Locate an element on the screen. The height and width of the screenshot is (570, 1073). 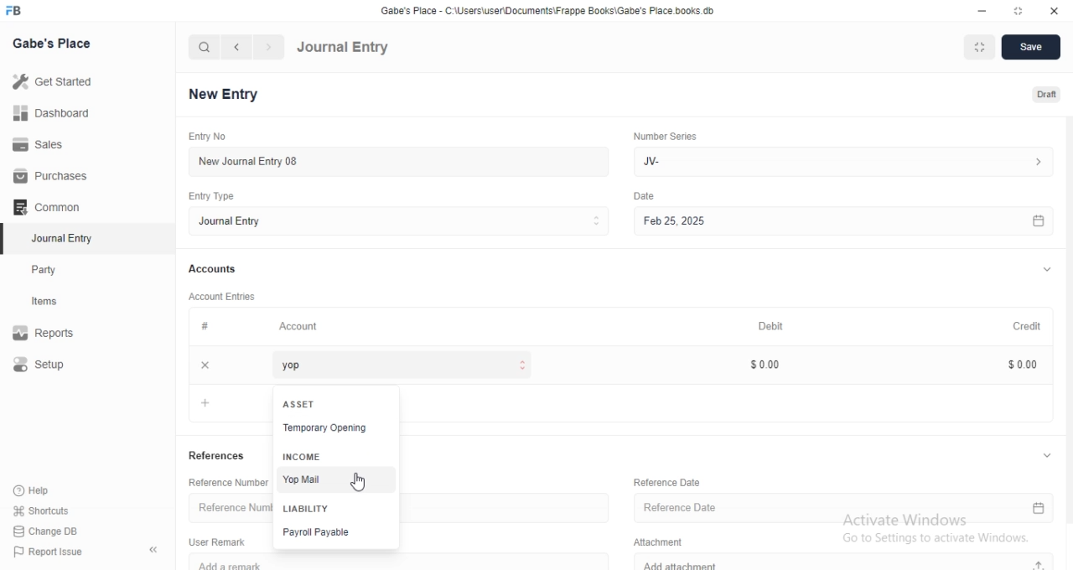
Account Entries is located at coordinates (224, 297).